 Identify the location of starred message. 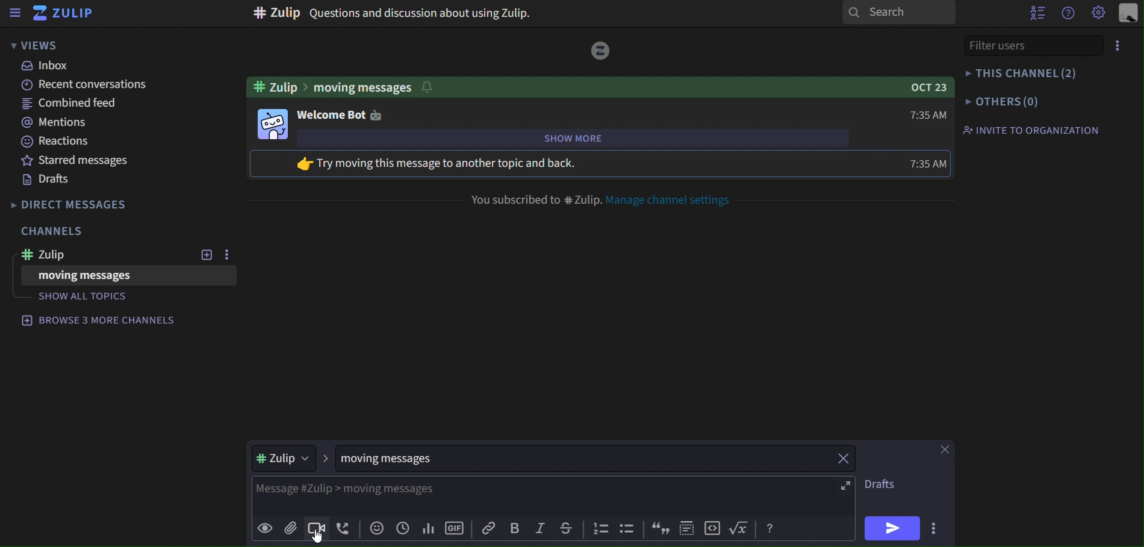
(70, 161).